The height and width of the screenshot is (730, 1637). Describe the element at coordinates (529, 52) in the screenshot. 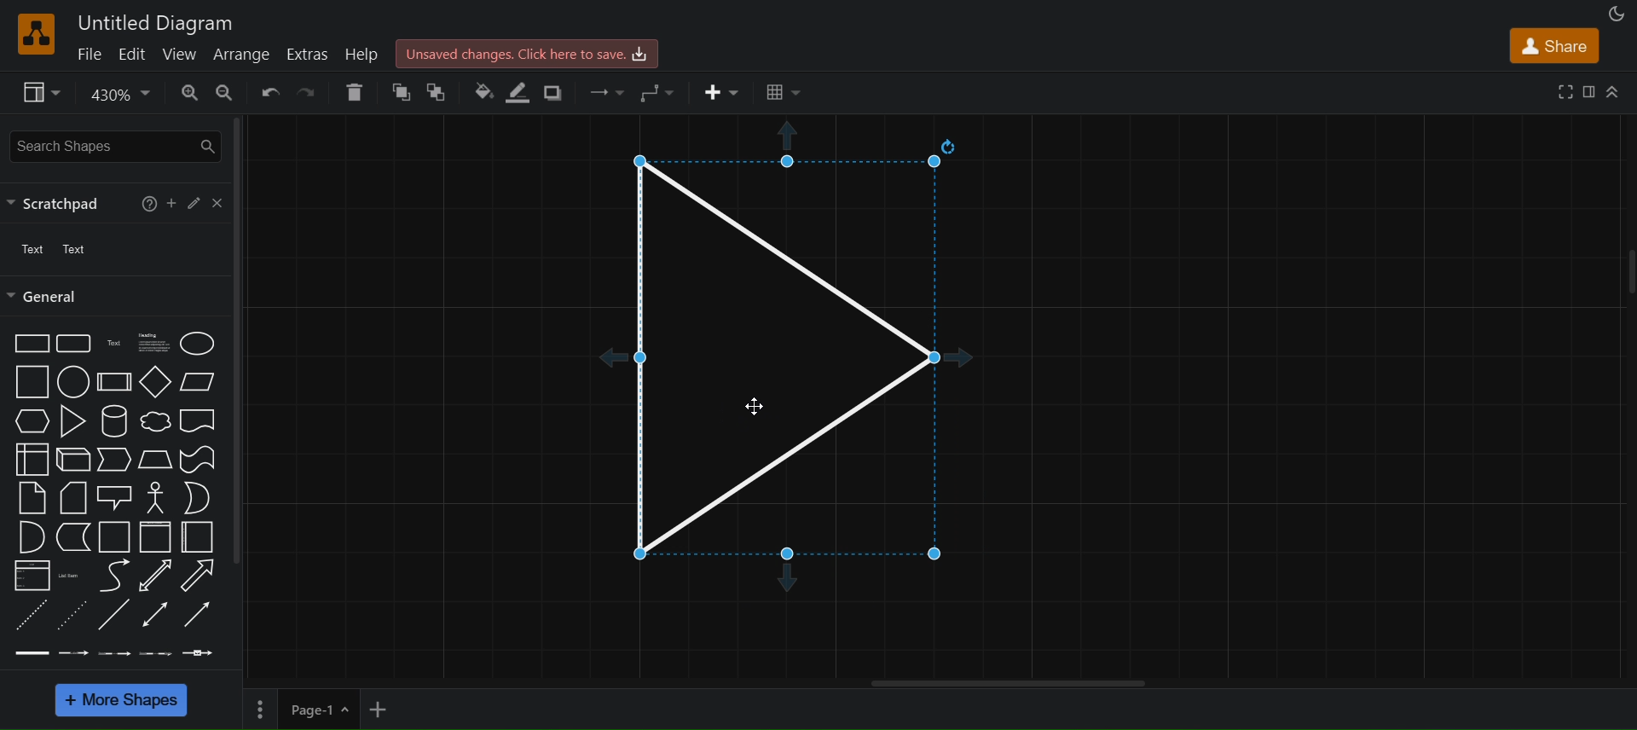

I see `Unsaved changes. click here to save.` at that location.